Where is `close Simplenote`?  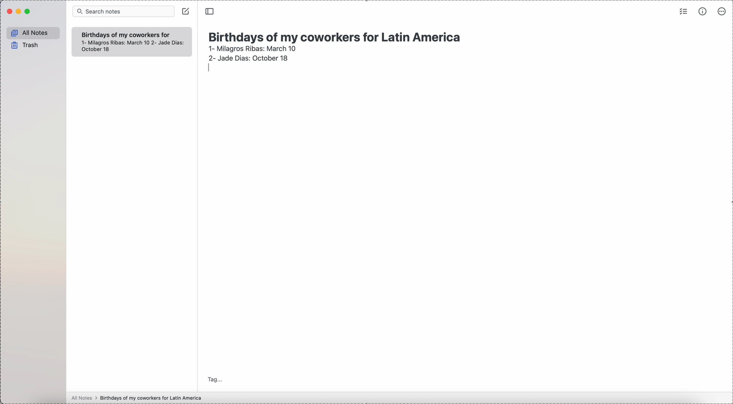 close Simplenote is located at coordinates (9, 11).